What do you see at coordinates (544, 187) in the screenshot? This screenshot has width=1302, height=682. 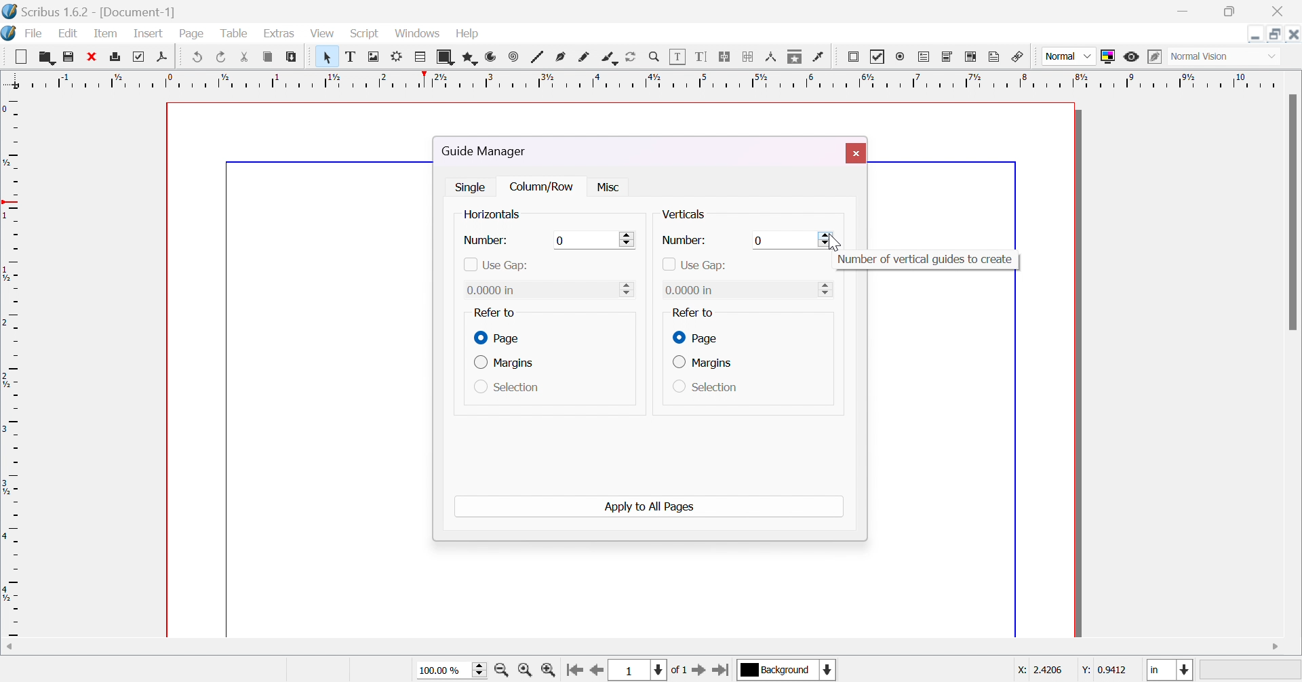 I see `column /row` at bounding box center [544, 187].